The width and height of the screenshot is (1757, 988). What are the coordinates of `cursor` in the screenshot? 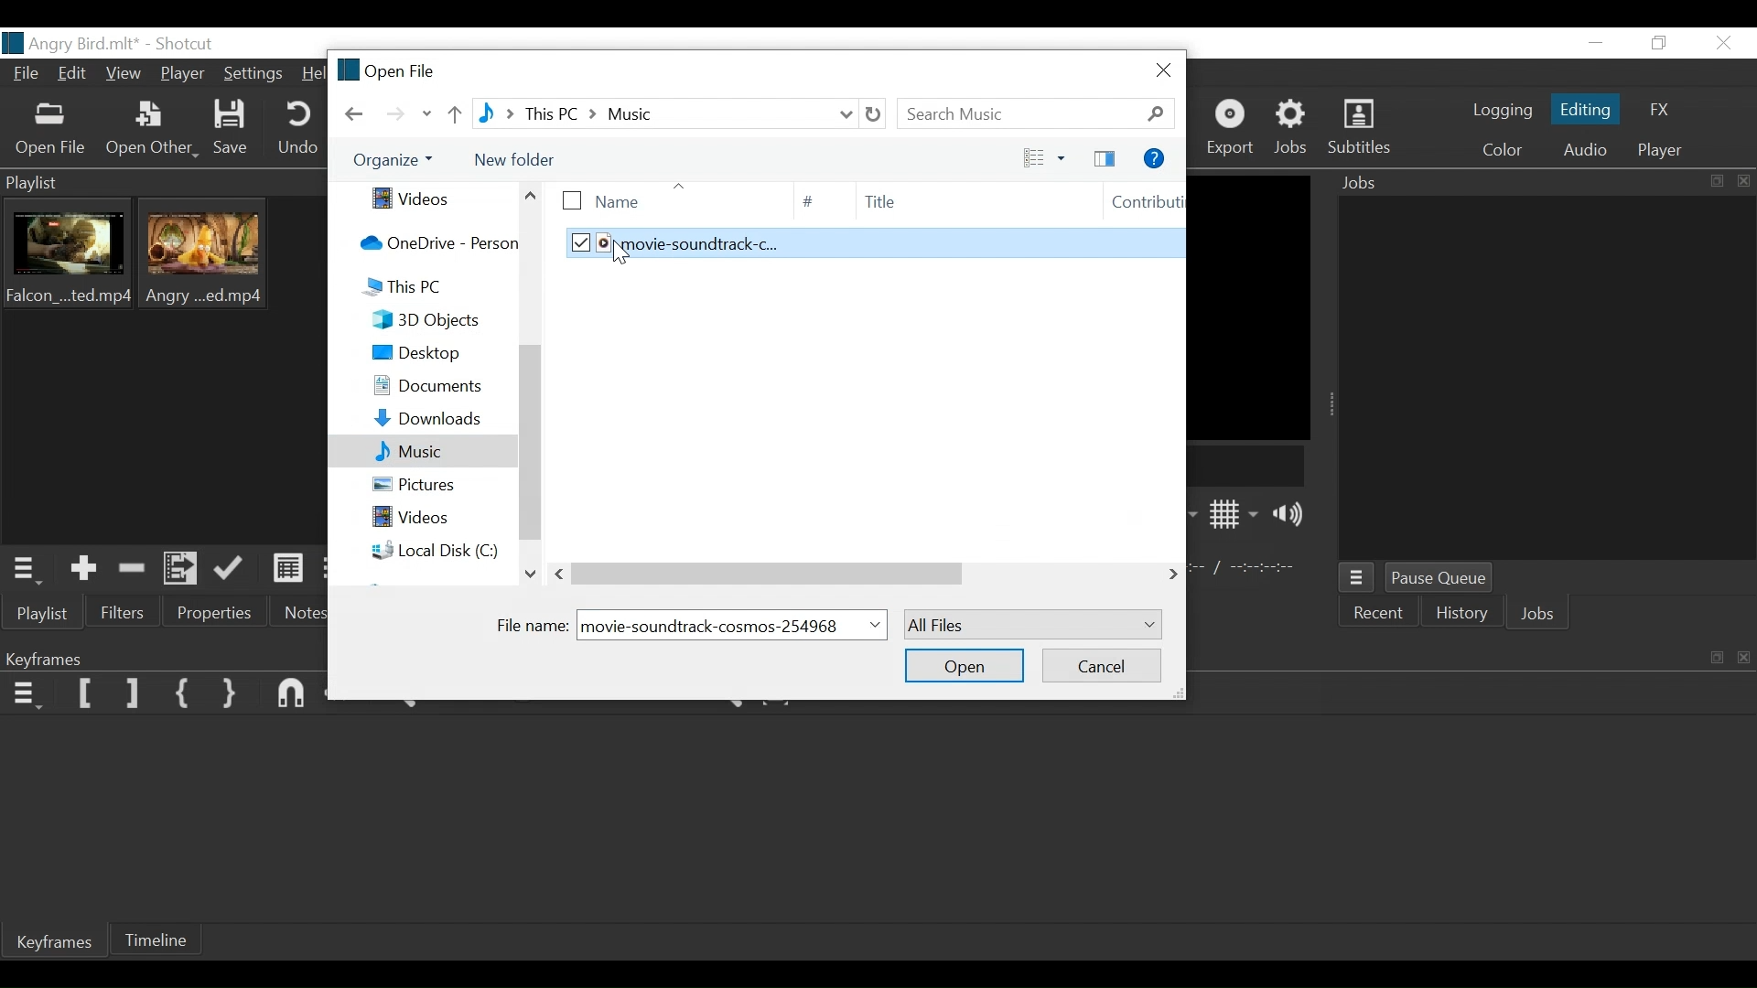 It's located at (626, 254).